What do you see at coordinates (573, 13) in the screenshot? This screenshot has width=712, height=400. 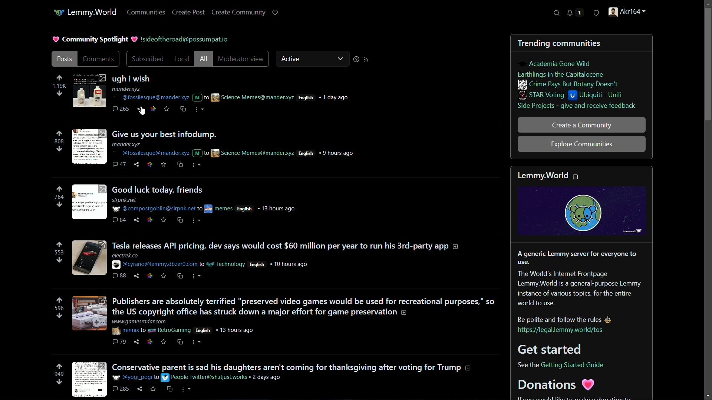 I see `notifications 1` at bounding box center [573, 13].